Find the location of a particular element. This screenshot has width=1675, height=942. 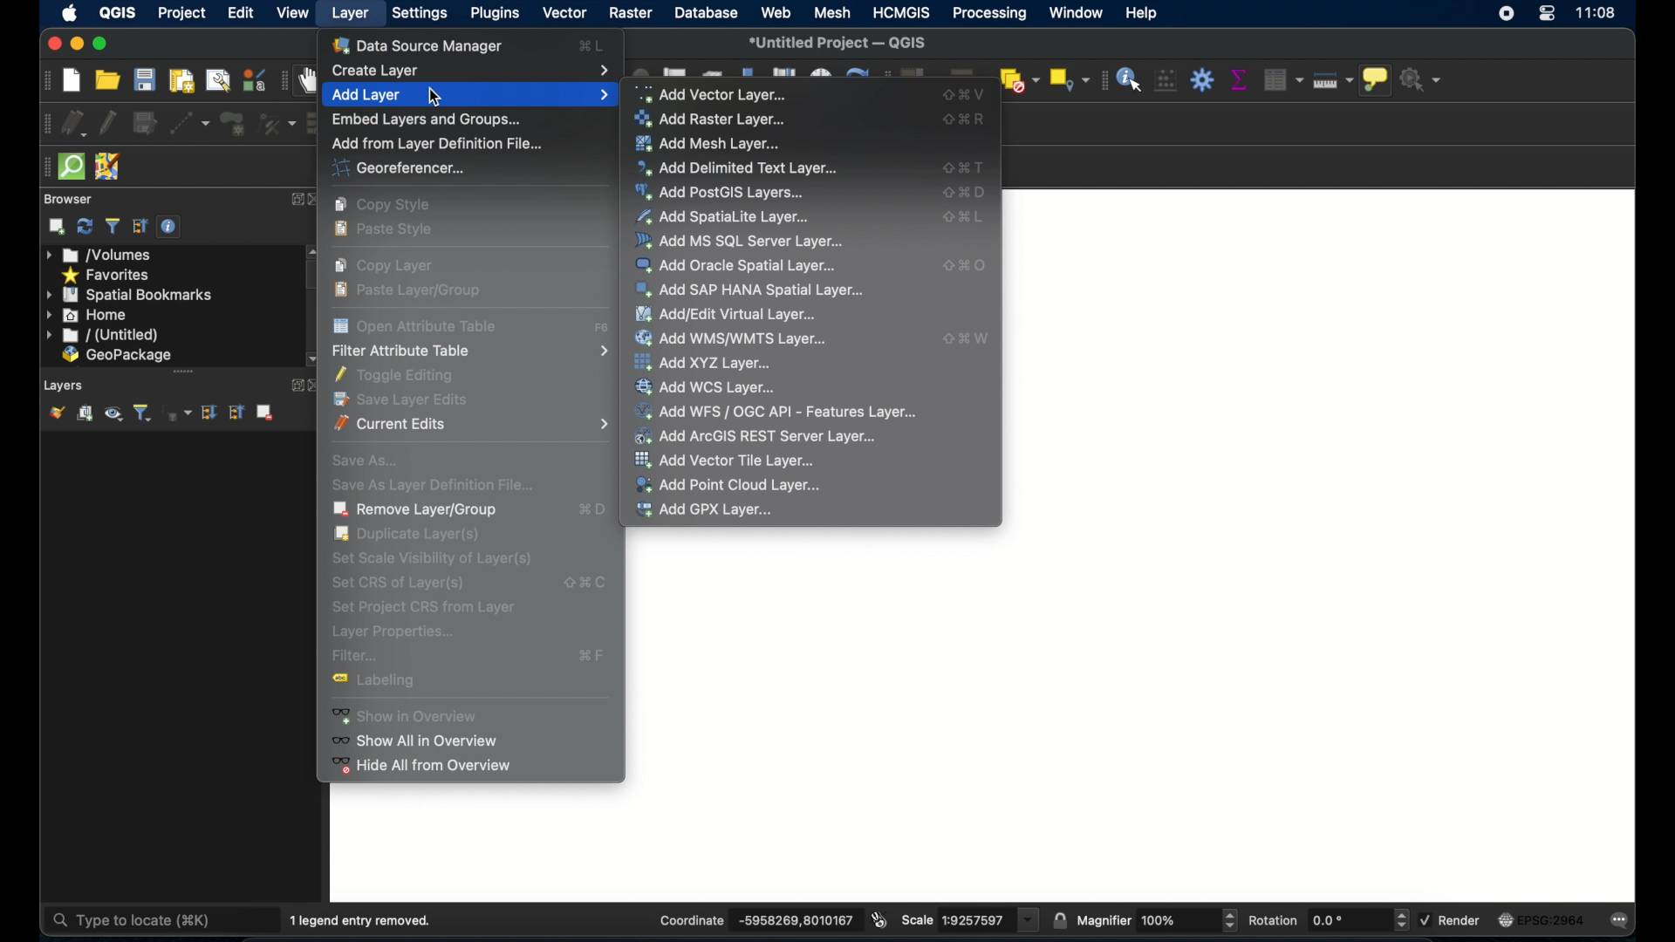

spatial bookmarks is located at coordinates (130, 295).